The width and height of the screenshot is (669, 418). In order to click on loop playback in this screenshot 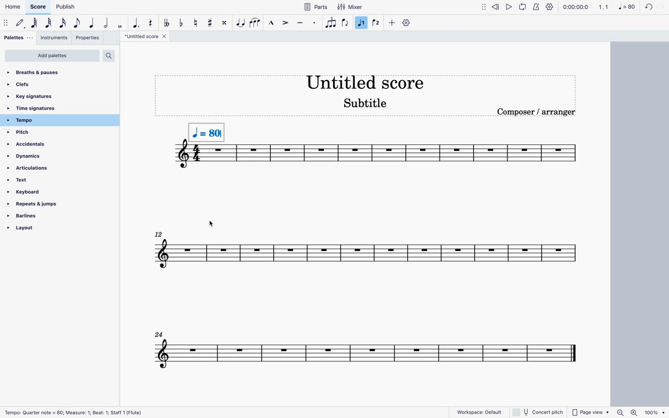, I will do `click(522, 8)`.